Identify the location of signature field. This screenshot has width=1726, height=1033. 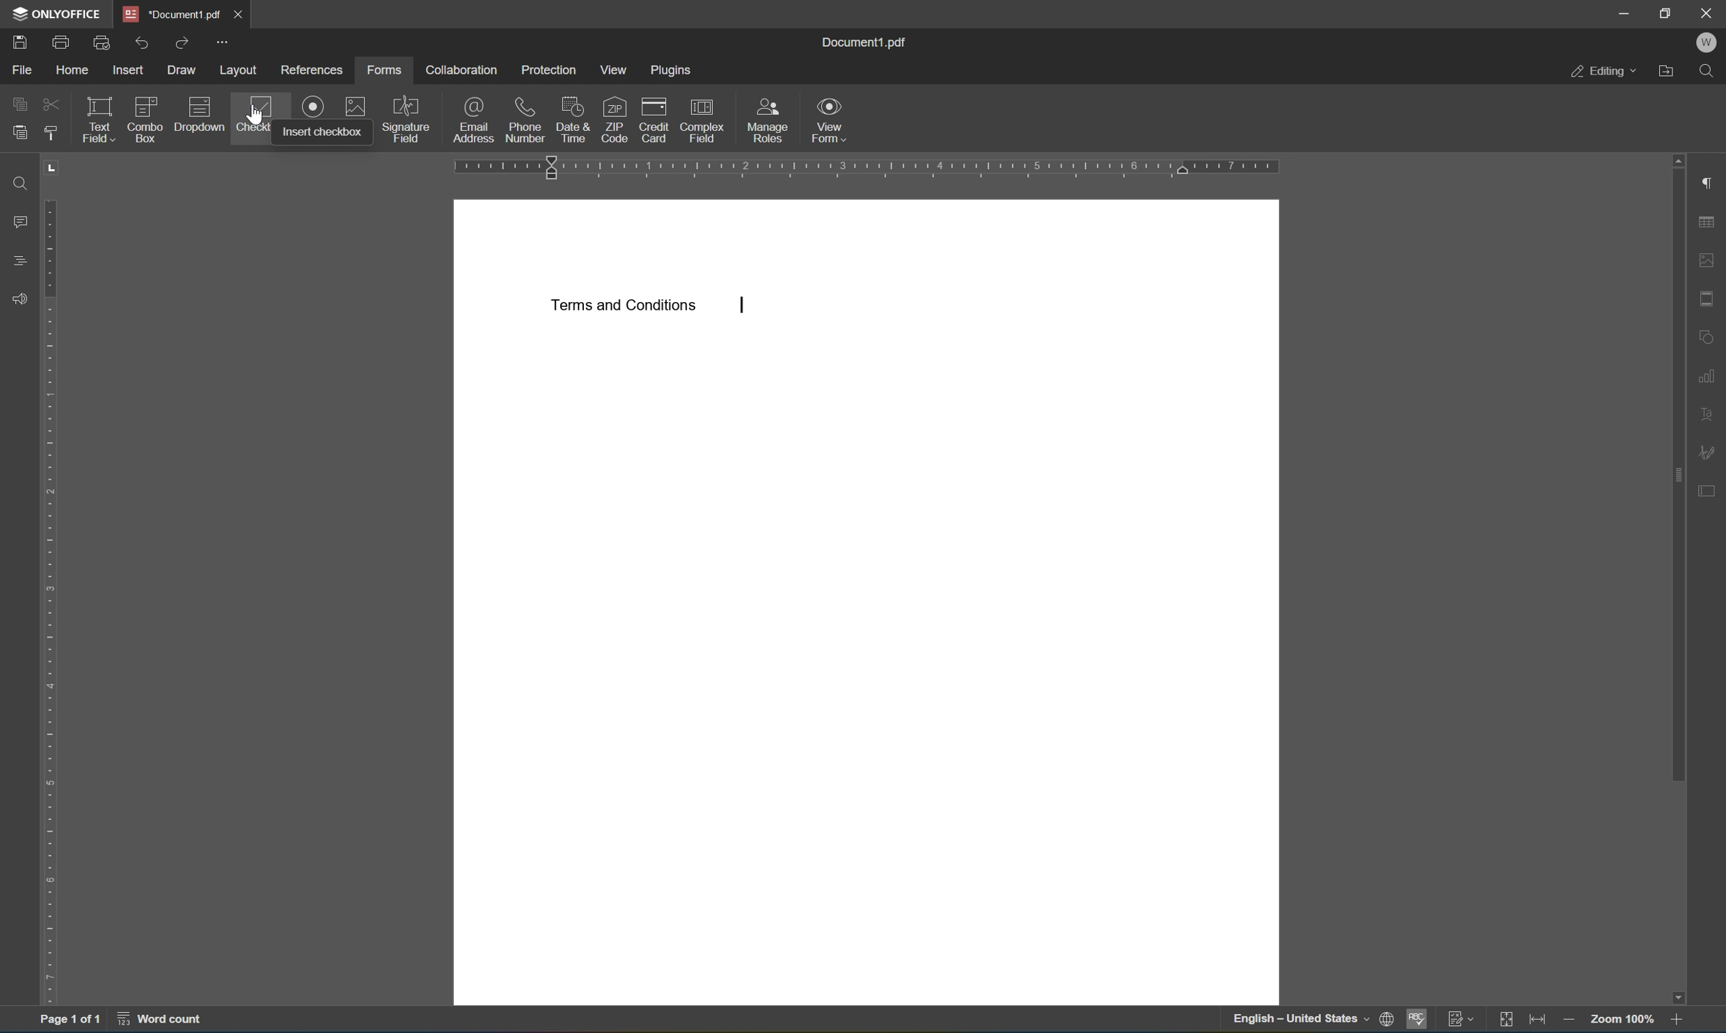
(406, 118).